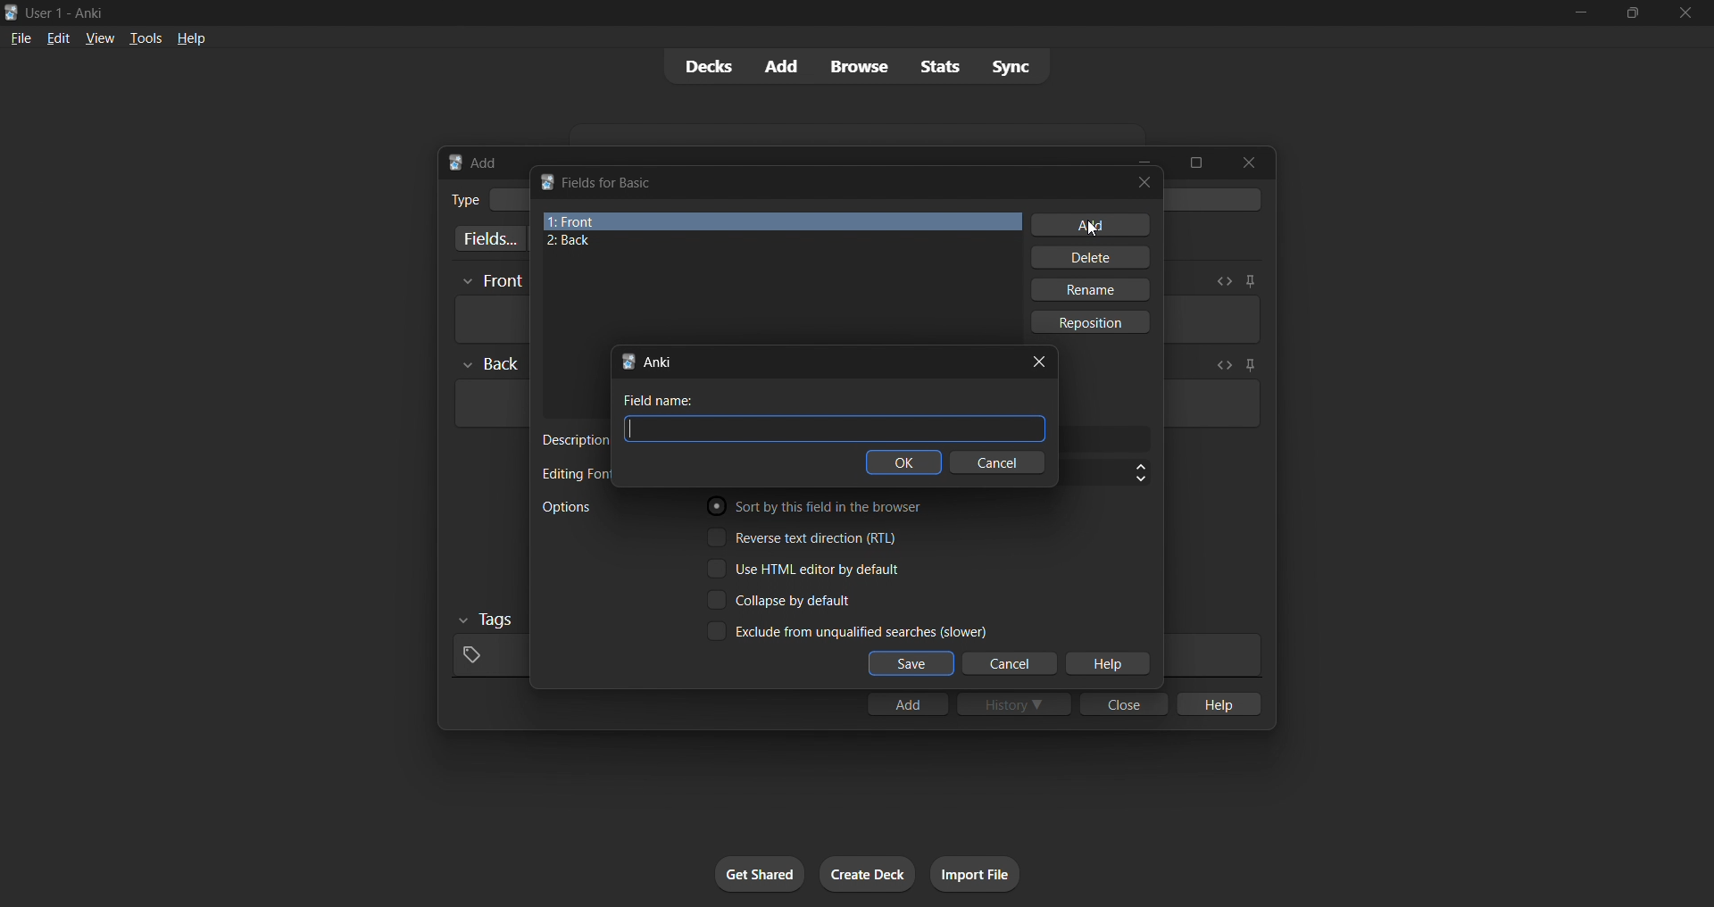  Describe the element at coordinates (1105, 473) in the screenshot. I see `field font size` at that location.